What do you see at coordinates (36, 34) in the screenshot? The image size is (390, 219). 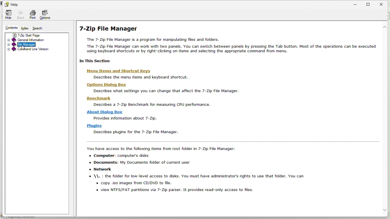 I see `7 zip start page` at bounding box center [36, 34].